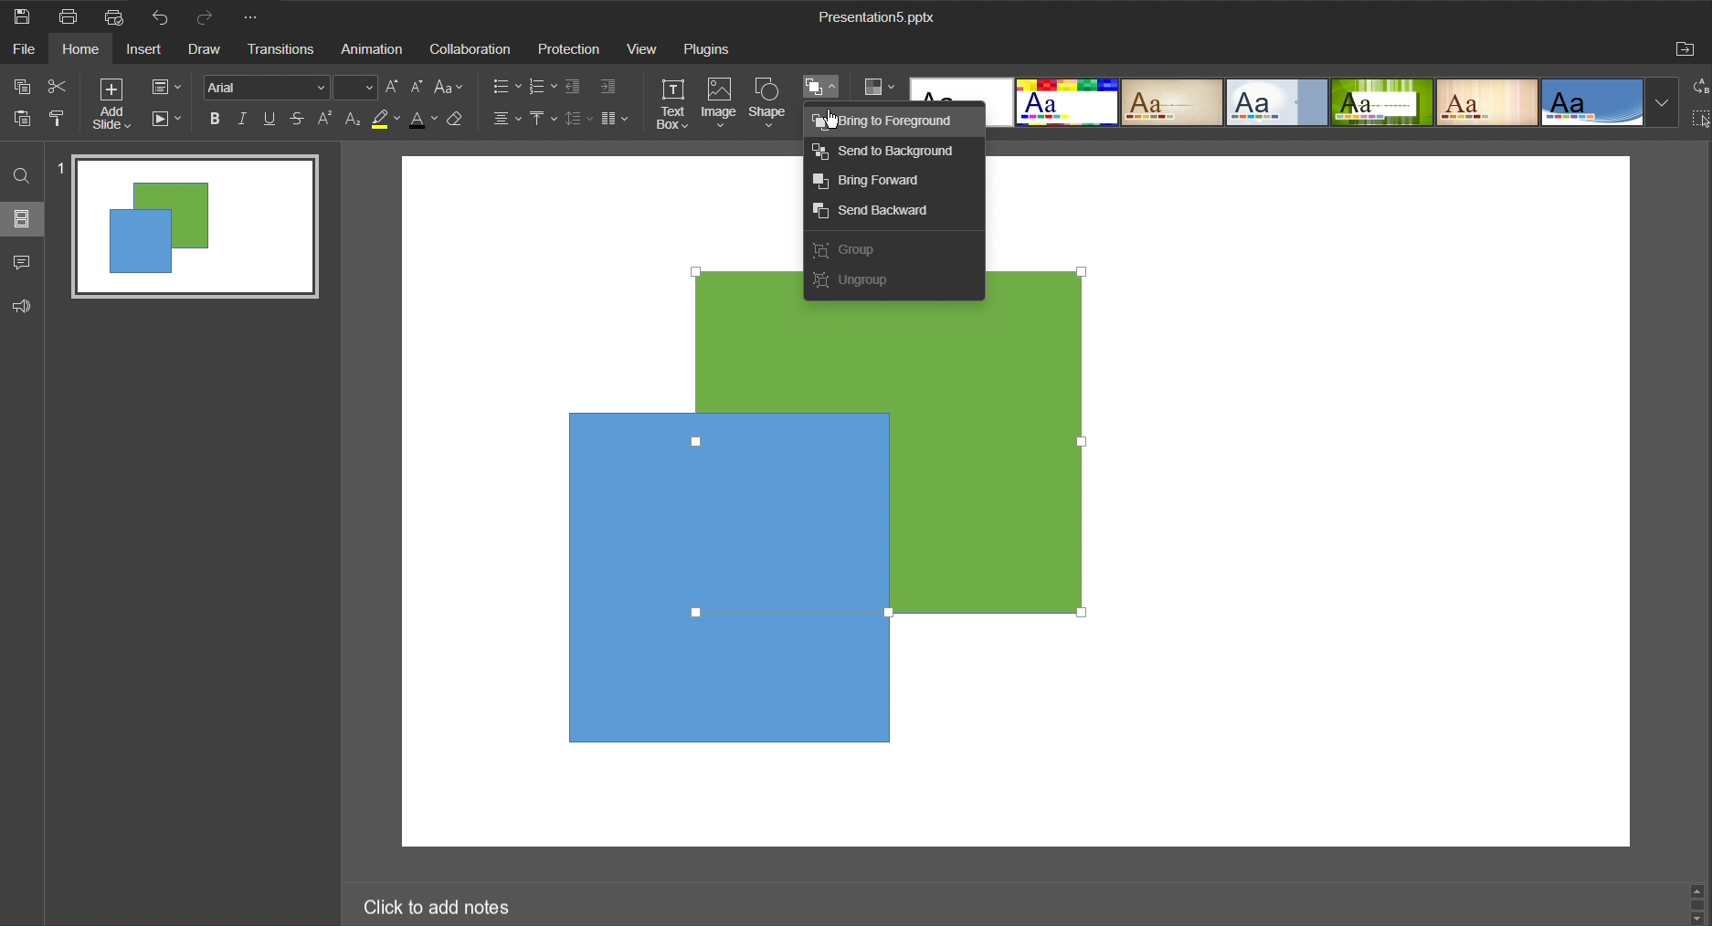  Describe the element at coordinates (645, 49) in the screenshot. I see `View` at that location.